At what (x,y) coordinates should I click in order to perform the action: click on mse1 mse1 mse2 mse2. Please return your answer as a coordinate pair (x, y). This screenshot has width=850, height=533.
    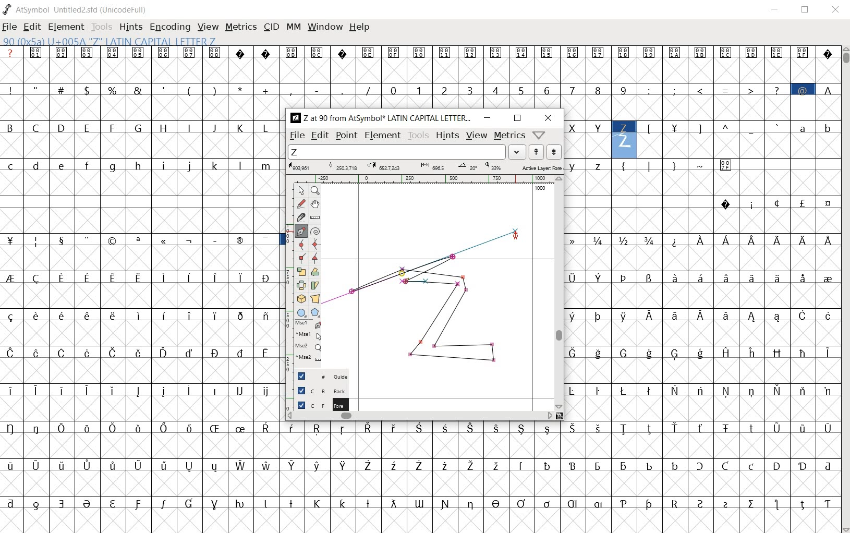
    Looking at the image, I should click on (303, 344).